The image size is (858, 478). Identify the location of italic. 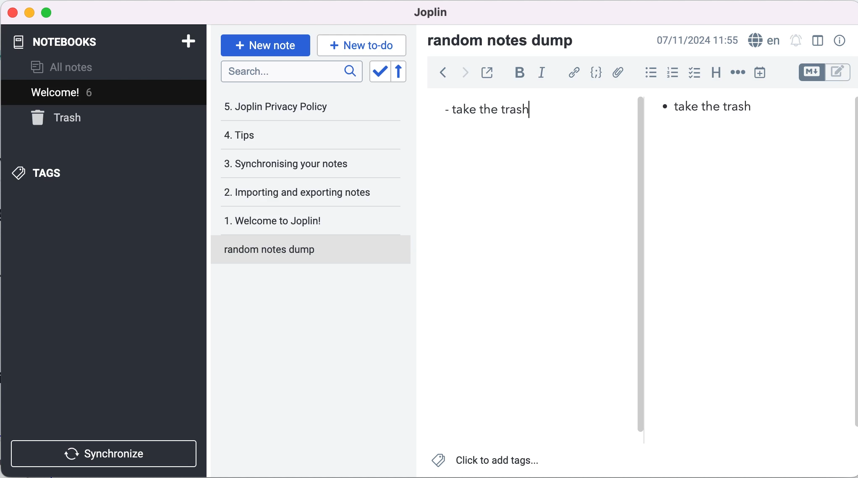
(543, 76).